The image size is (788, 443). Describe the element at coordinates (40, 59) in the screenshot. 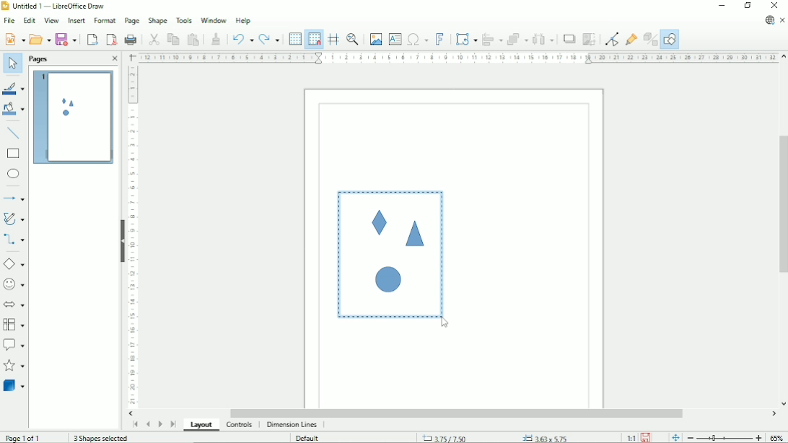

I see `Pages` at that location.